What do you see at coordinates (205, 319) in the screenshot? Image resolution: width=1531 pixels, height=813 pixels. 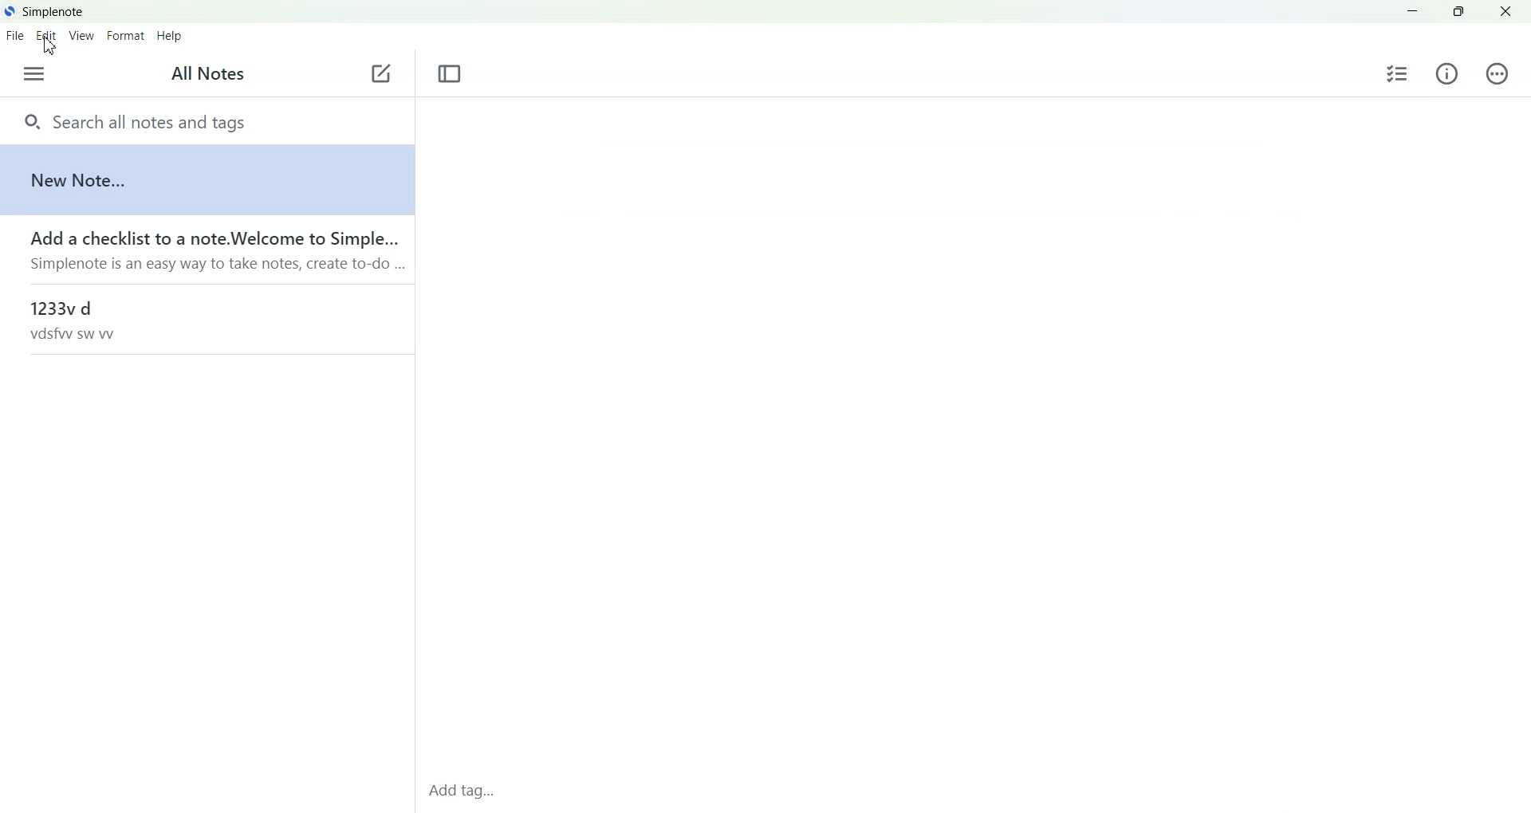 I see `1233v d` at bounding box center [205, 319].